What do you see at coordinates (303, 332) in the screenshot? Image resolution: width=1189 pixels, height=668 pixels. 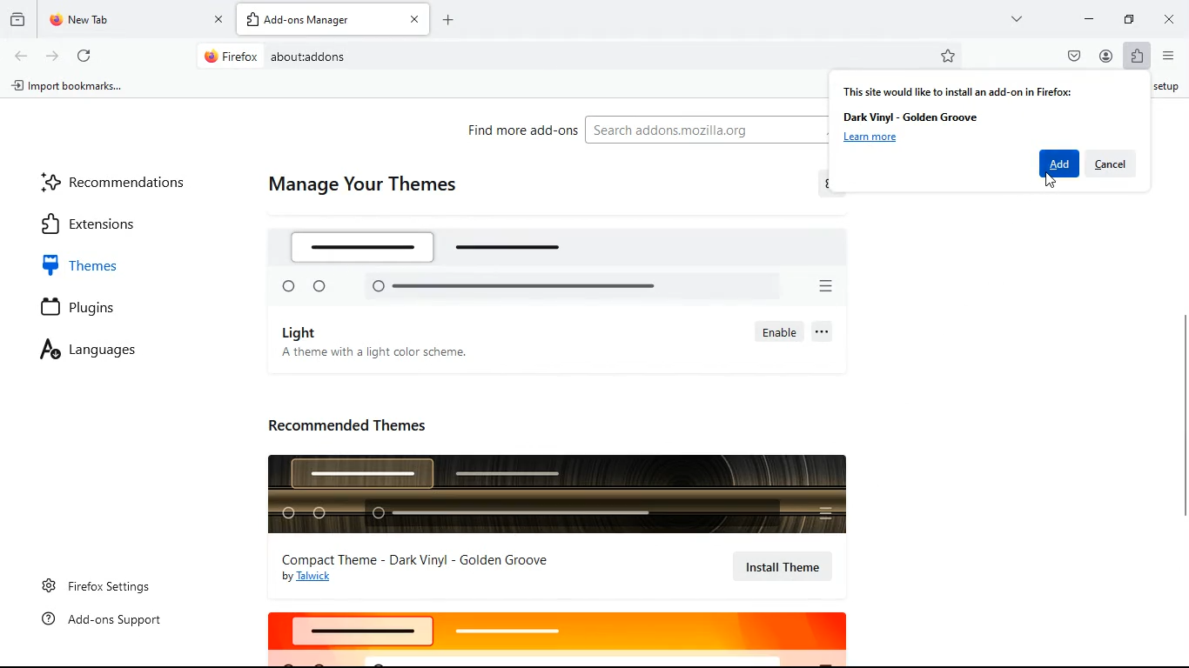 I see `light` at bounding box center [303, 332].